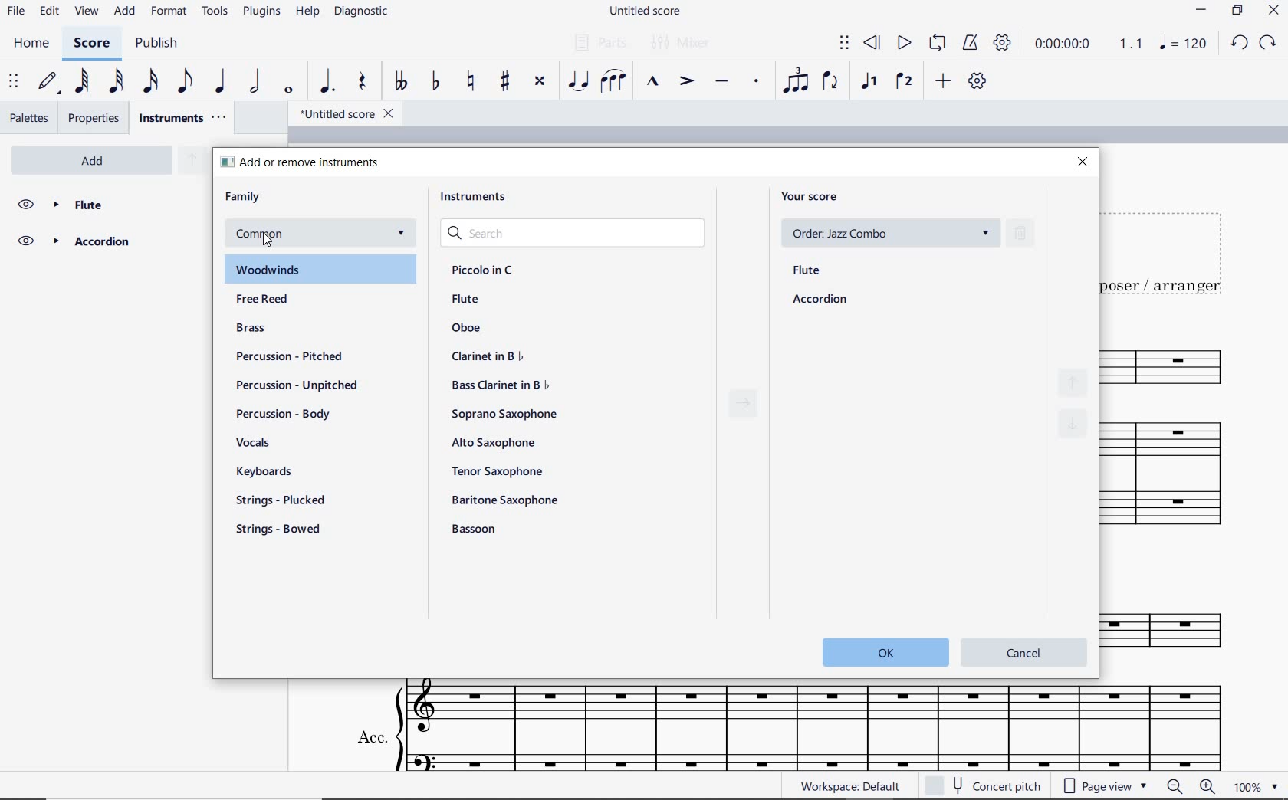 The height and width of the screenshot is (800, 1288). I want to click on add or remove instruments, so click(303, 162).